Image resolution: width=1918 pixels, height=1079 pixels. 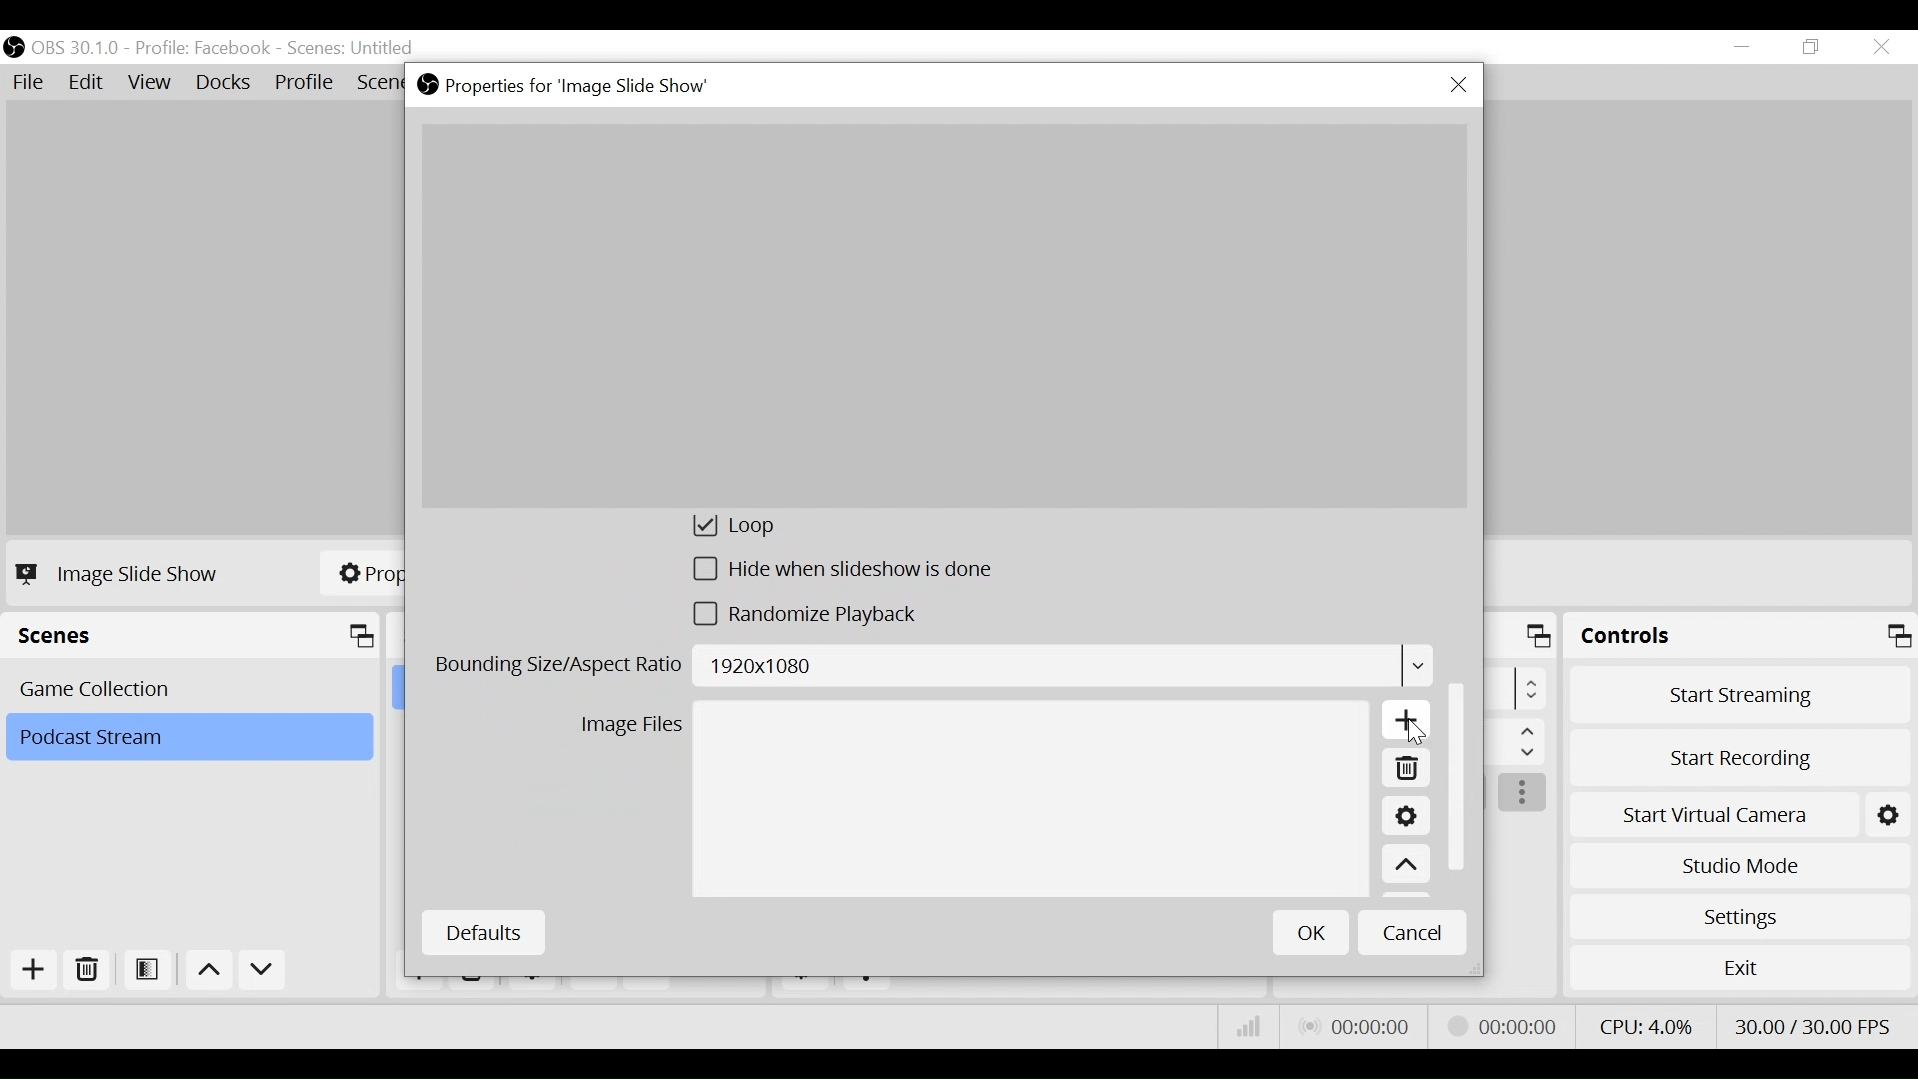 I want to click on Docks, so click(x=225, y=84).